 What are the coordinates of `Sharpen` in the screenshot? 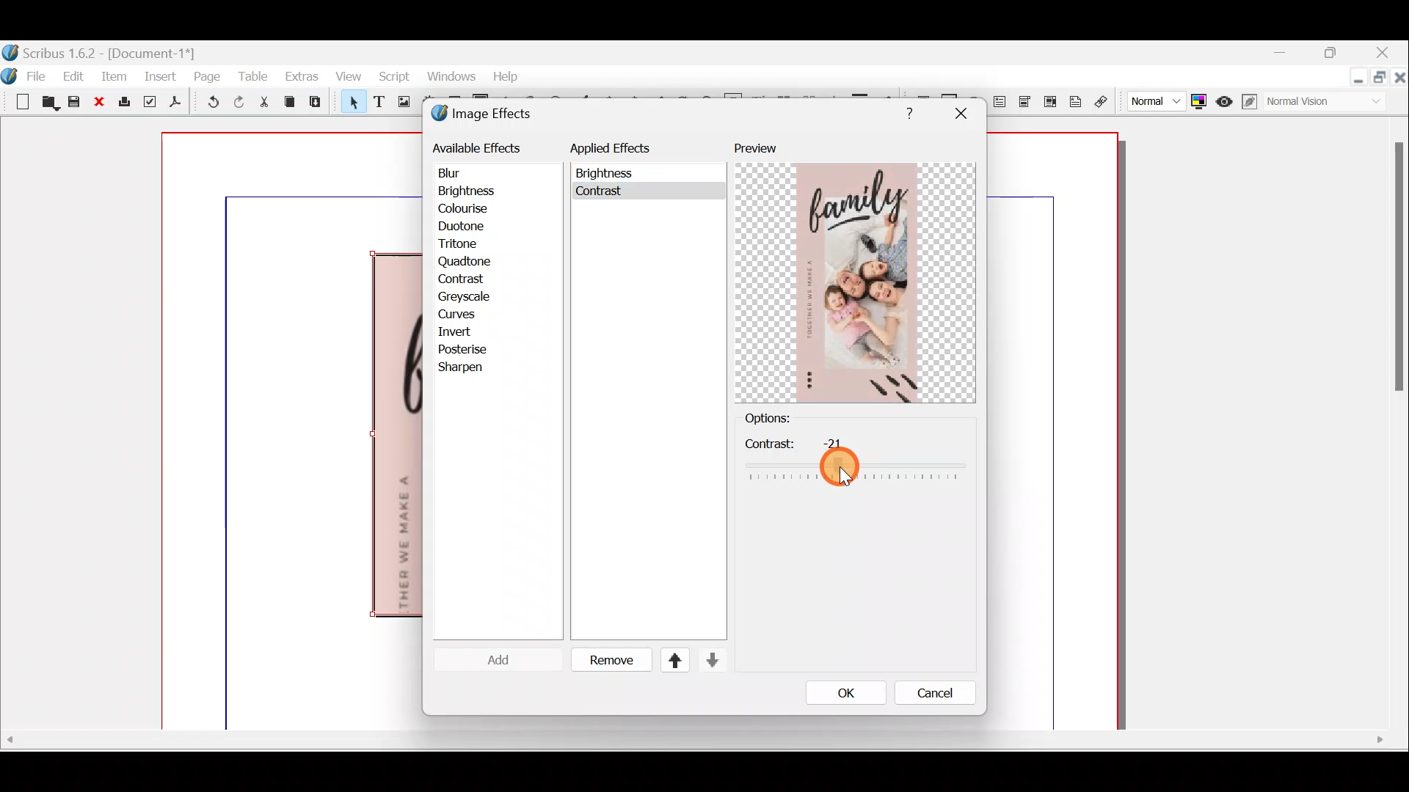 It's located at (468, 368).